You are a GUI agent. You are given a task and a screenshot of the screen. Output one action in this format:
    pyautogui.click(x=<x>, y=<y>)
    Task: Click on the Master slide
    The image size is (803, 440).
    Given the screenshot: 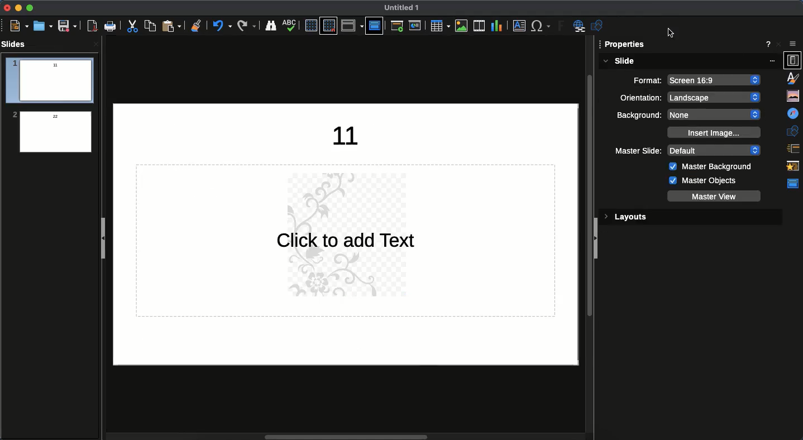 What is the action you would take?
    pyautogui.click(x=374, y=25)
    